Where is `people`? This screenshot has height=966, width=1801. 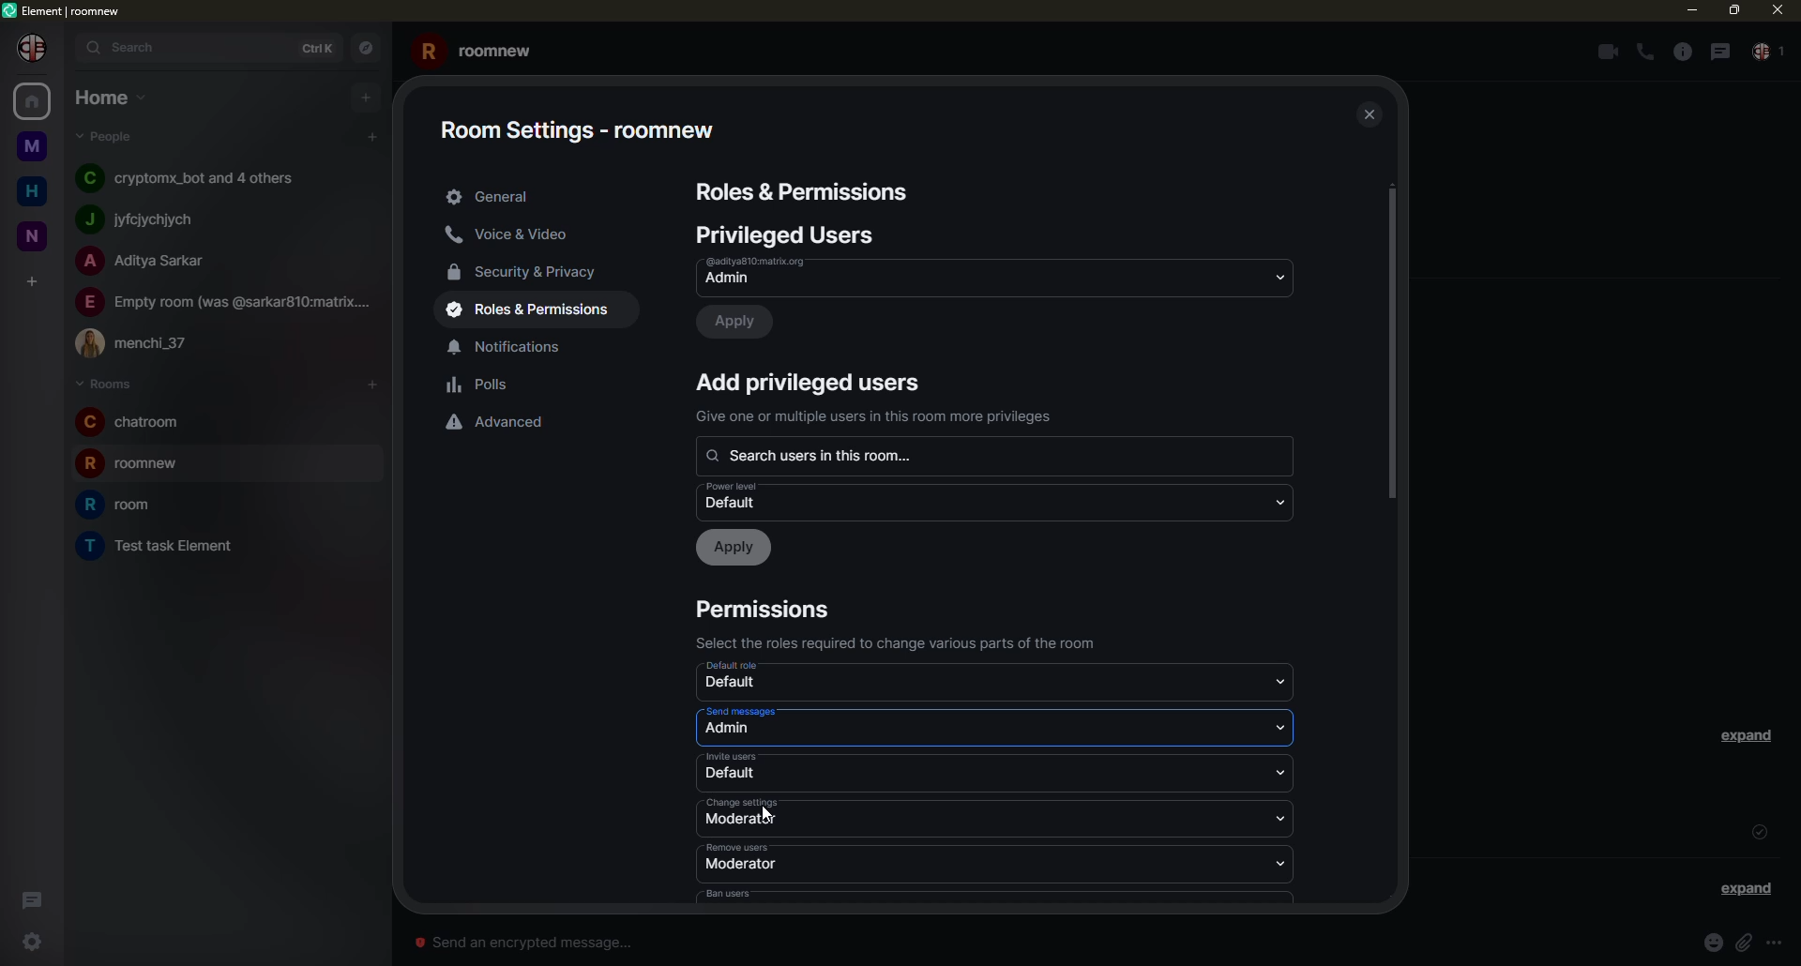
people is located at coordinates (110, 137).